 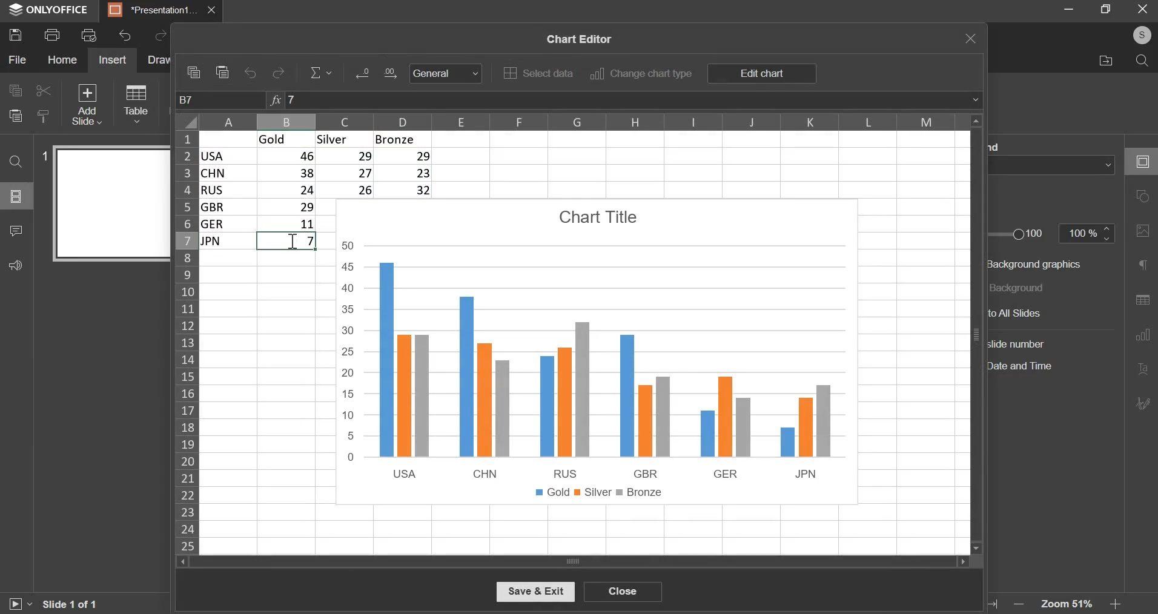 I want to click on General, so click(x=447, y=73).